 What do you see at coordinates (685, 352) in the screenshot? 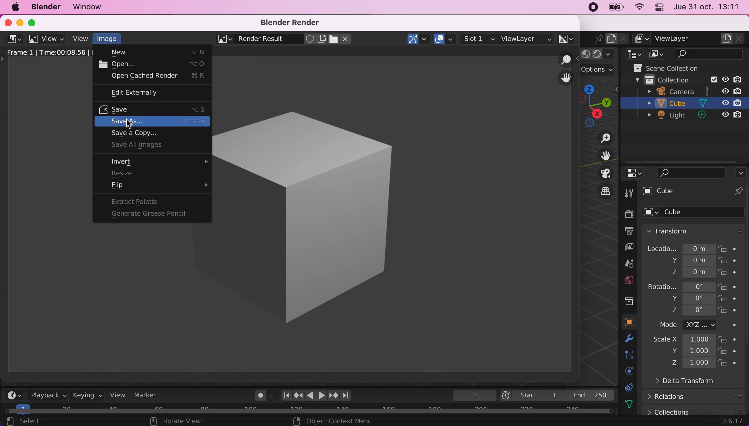
I see `scale measures` at bounding box center [685, 352].